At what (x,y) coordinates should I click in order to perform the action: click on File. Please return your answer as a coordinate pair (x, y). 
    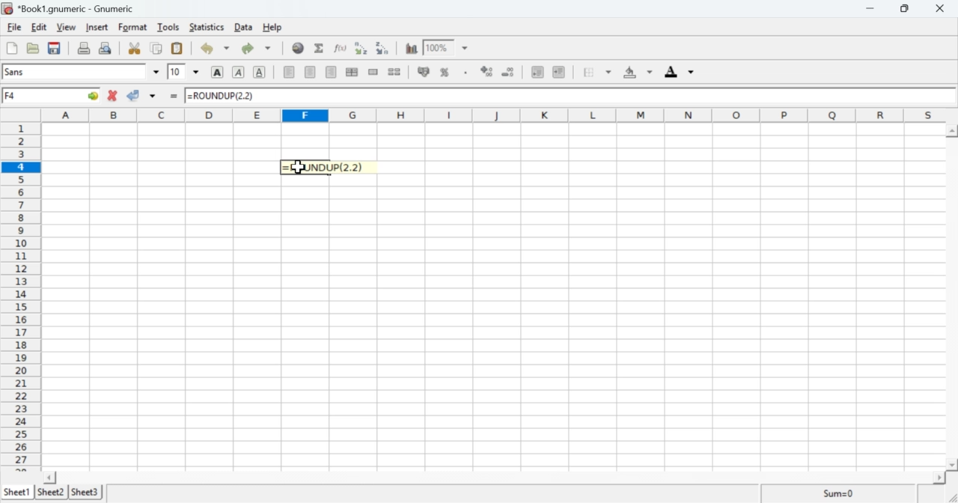
    Looking at the image, I should click on (16, 27).